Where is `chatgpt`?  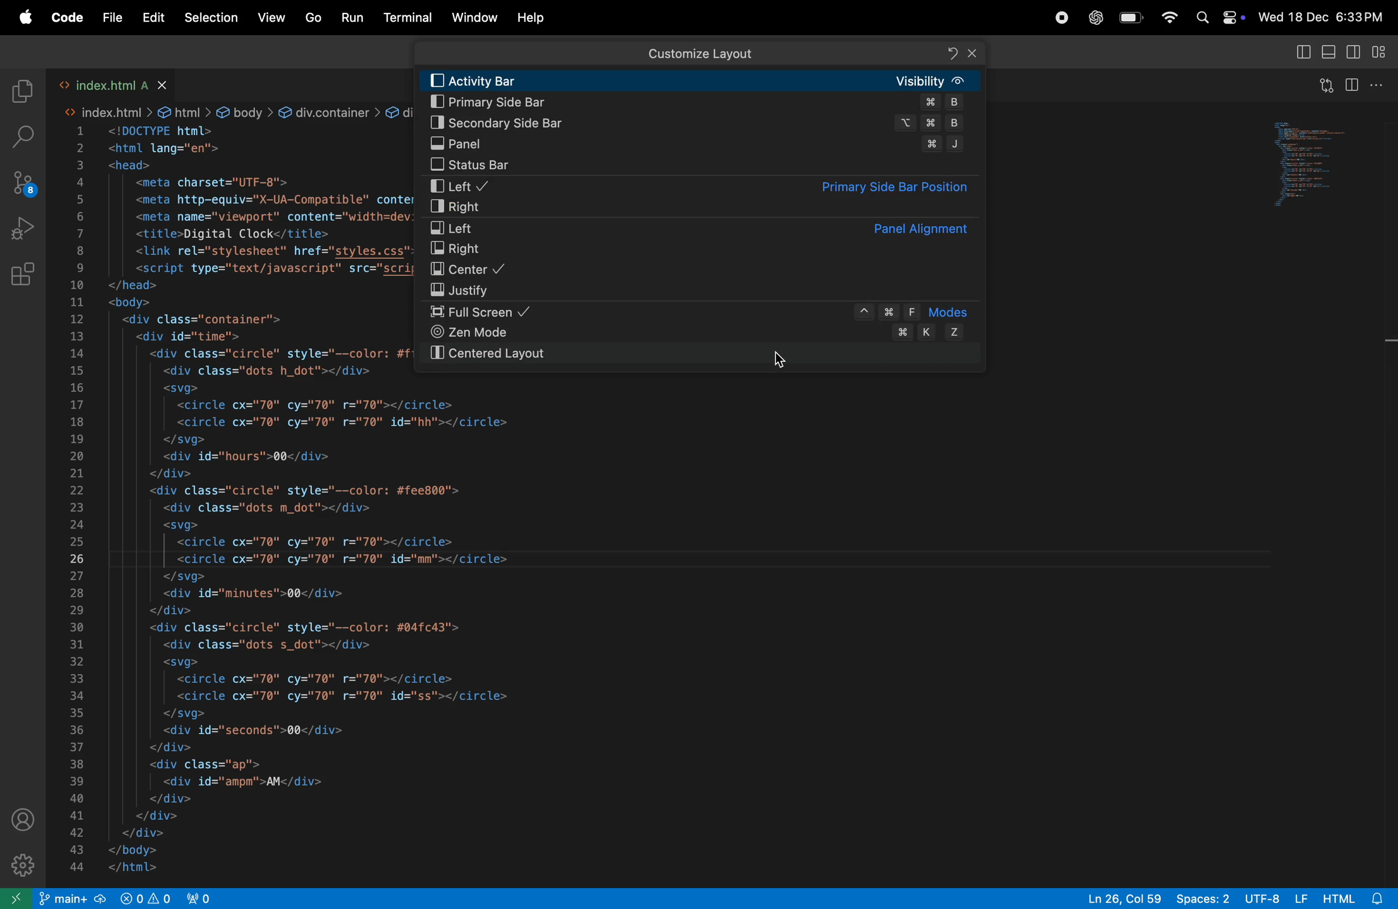
chatgpt is located at coordinates (1093, 18).